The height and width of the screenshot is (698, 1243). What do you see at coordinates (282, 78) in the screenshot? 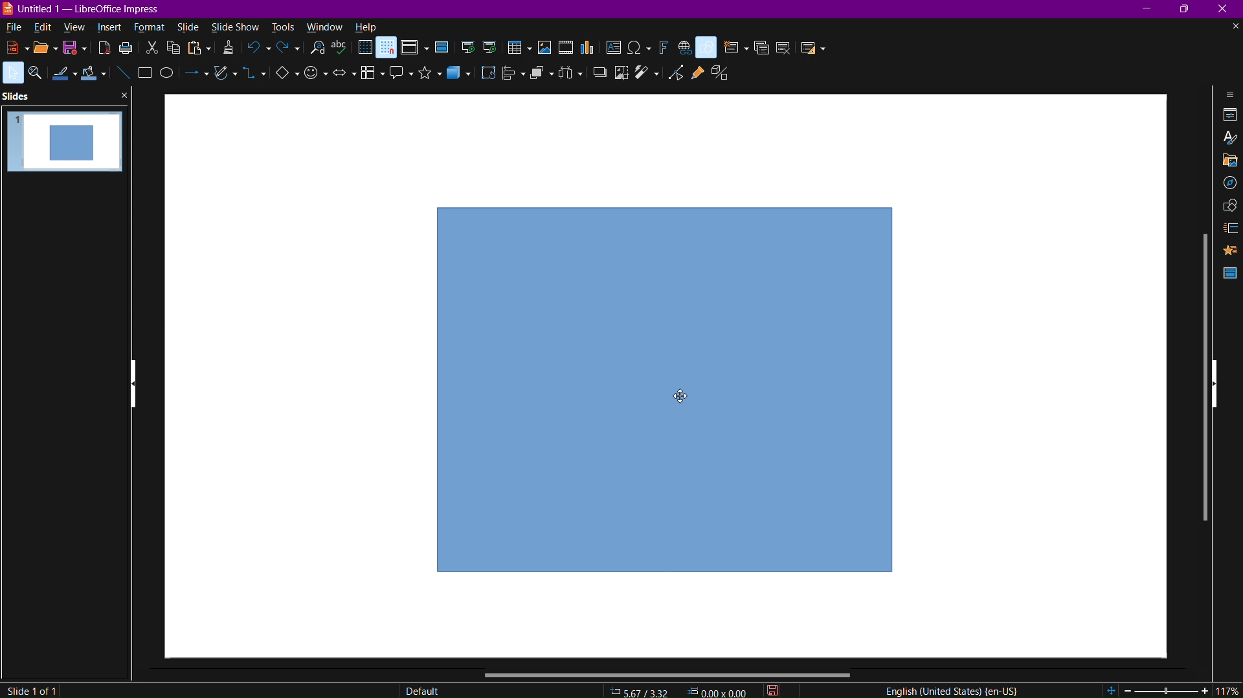
I see `Basic Shapes` at bounding box center [282, 78].